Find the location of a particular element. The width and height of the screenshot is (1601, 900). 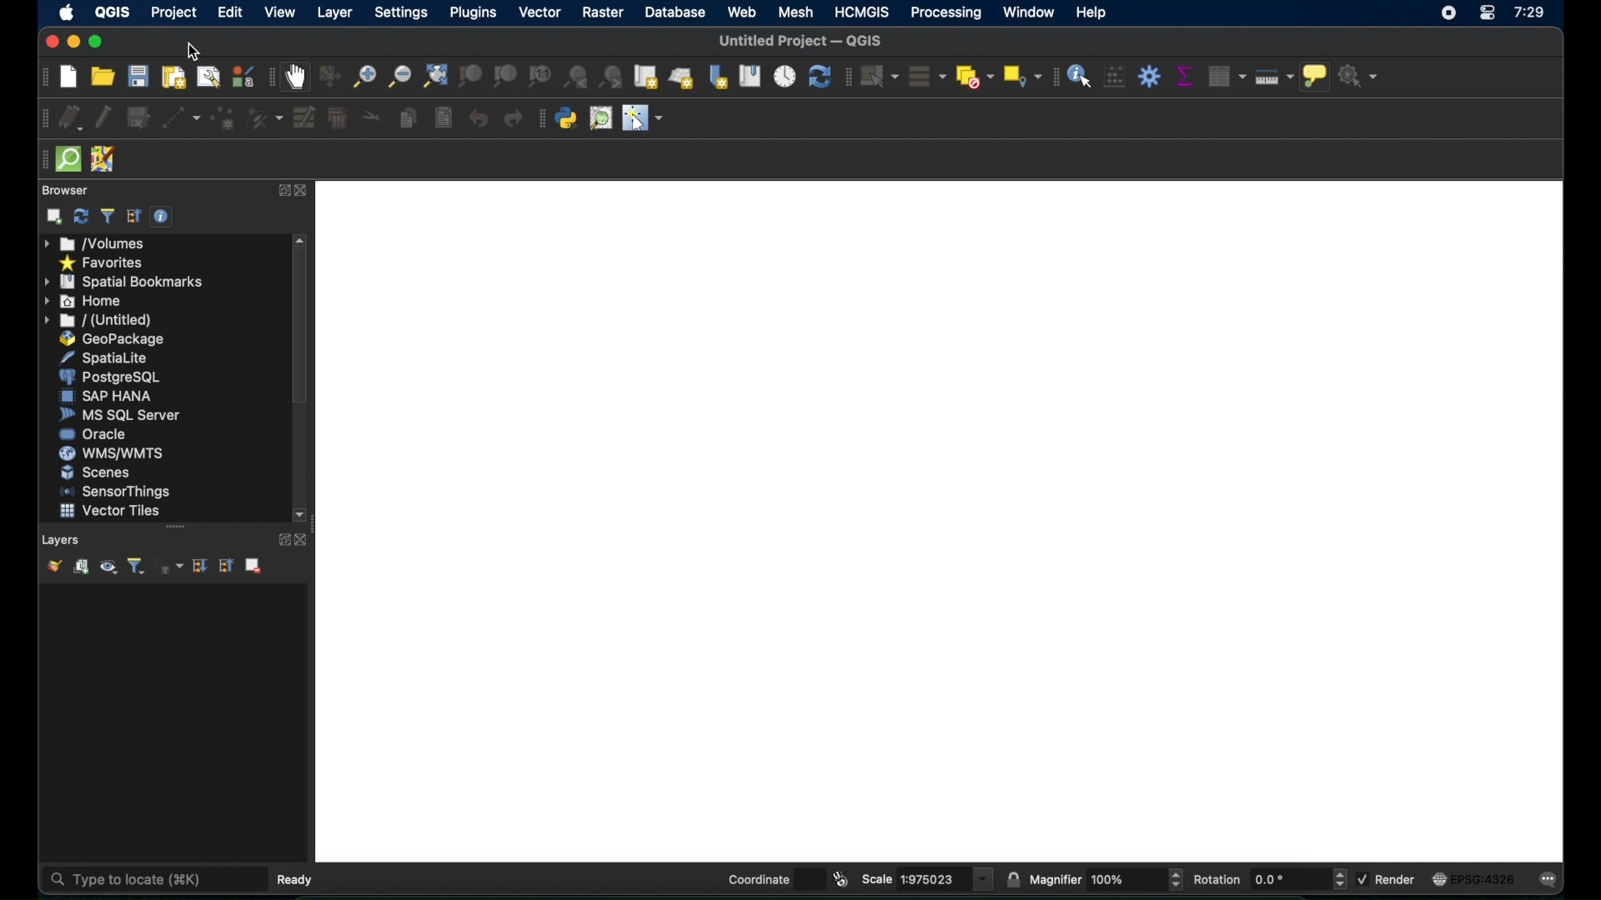

enable/disable properties widget is located at coordinates (164, 218).